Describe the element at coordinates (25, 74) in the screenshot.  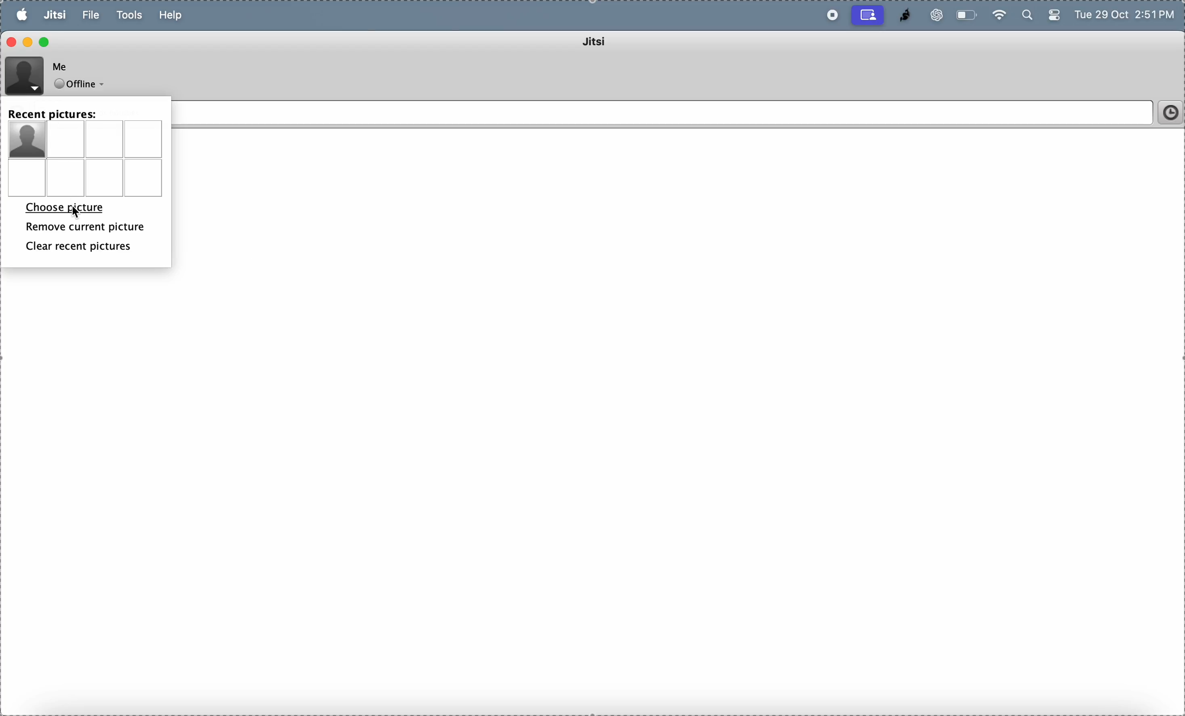
I see `profile` at that location.